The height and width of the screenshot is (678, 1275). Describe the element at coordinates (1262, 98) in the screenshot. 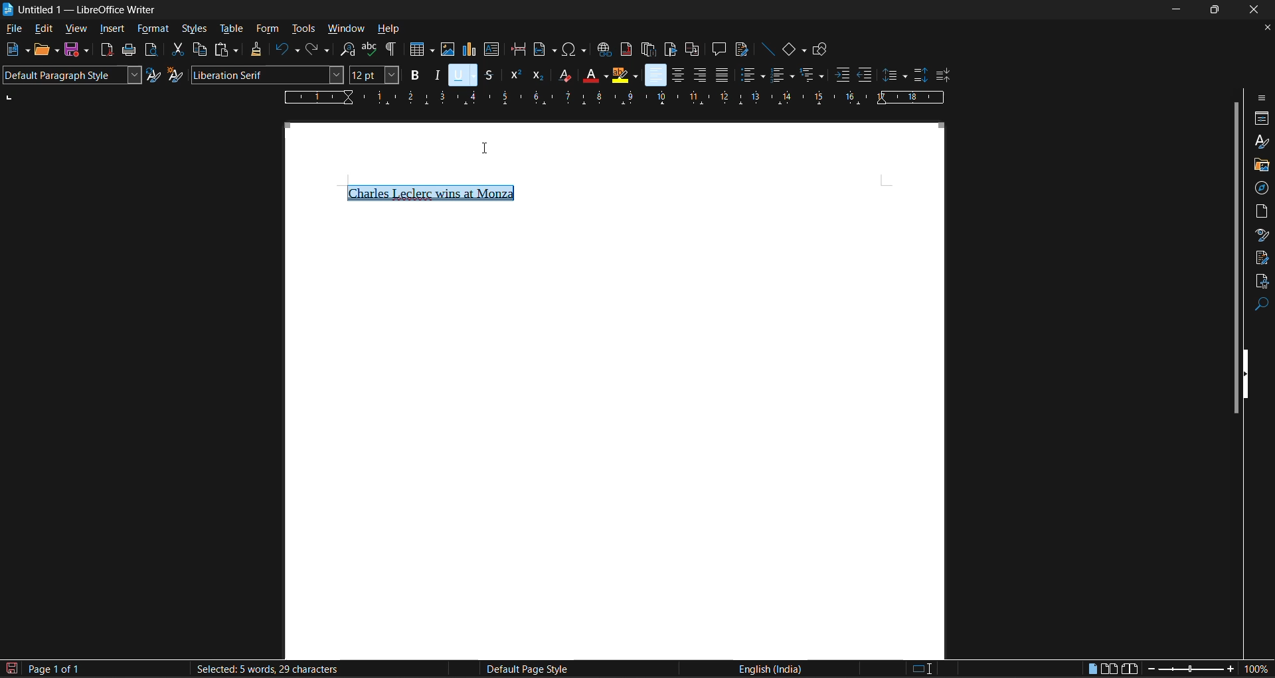

I see `sidebar settings` at that location.